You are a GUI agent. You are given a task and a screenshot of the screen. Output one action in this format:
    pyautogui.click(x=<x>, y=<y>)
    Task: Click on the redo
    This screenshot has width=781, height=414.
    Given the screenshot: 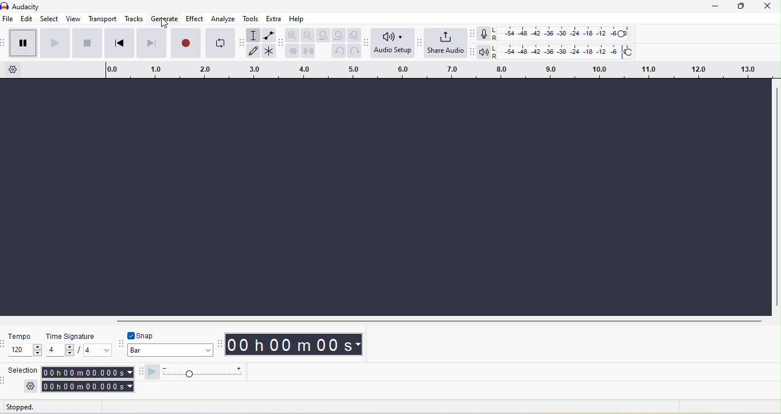 What is the action you would take?
    pyautogui.click(x=355, y=51)
    